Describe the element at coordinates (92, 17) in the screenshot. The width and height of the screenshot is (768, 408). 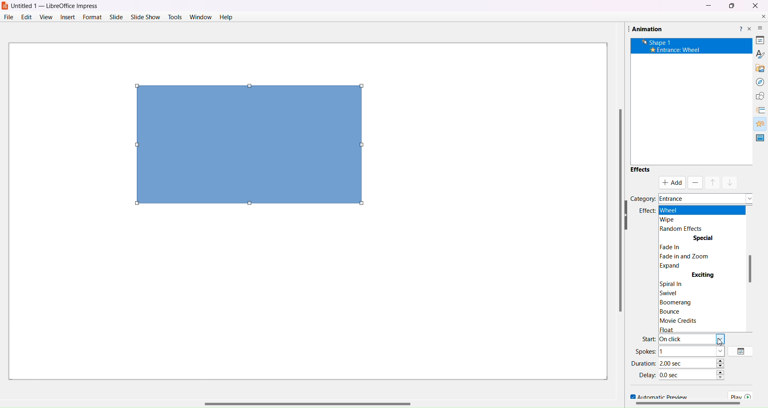
I see `Format` at that location.